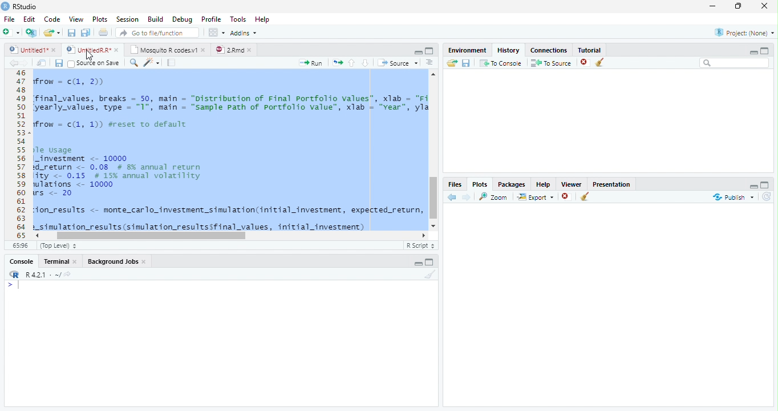 The width and height of the screenshot is (778, 411). I want to click on Open new file, so click(11, 32).